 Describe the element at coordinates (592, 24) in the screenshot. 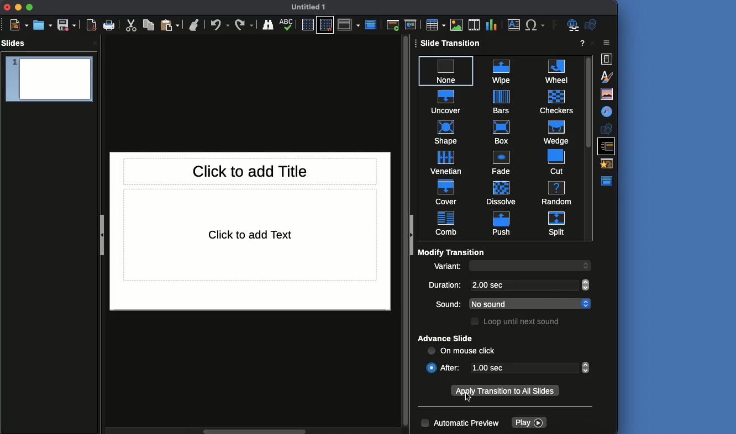

I see `Shapes` at that location.